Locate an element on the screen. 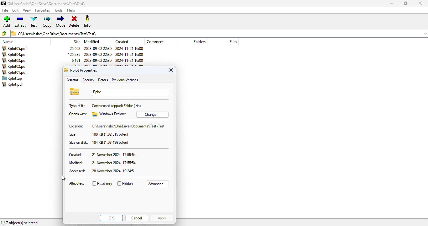 The height and width of the screenshot is (226, 428). security is located at coordinates (88, 80).